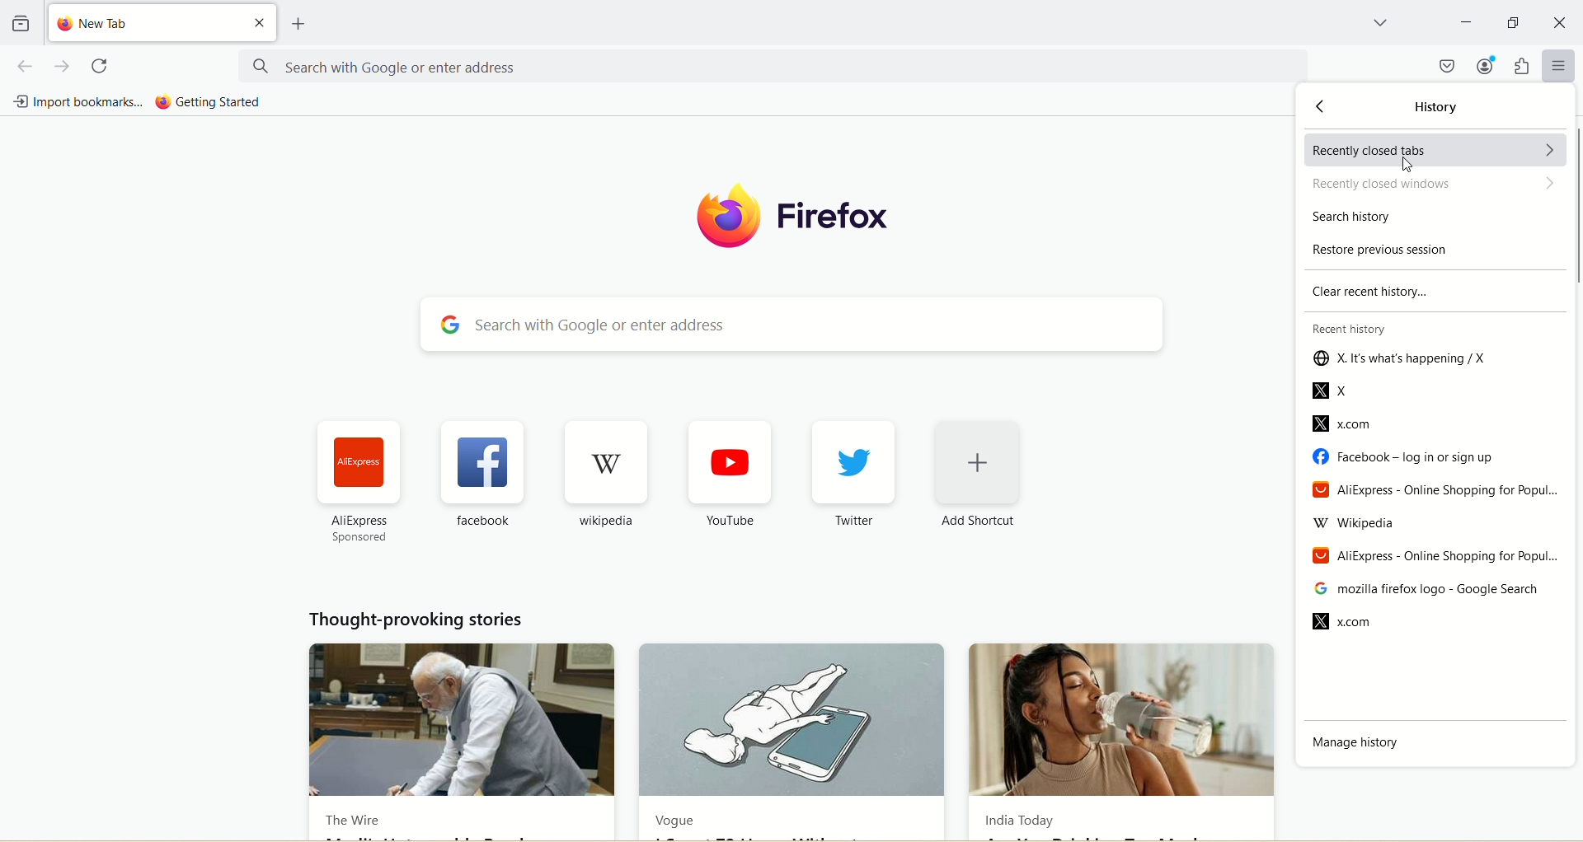  Describe the element at coordinates (1317, 110) in the screenshot. I see `back` at that location.